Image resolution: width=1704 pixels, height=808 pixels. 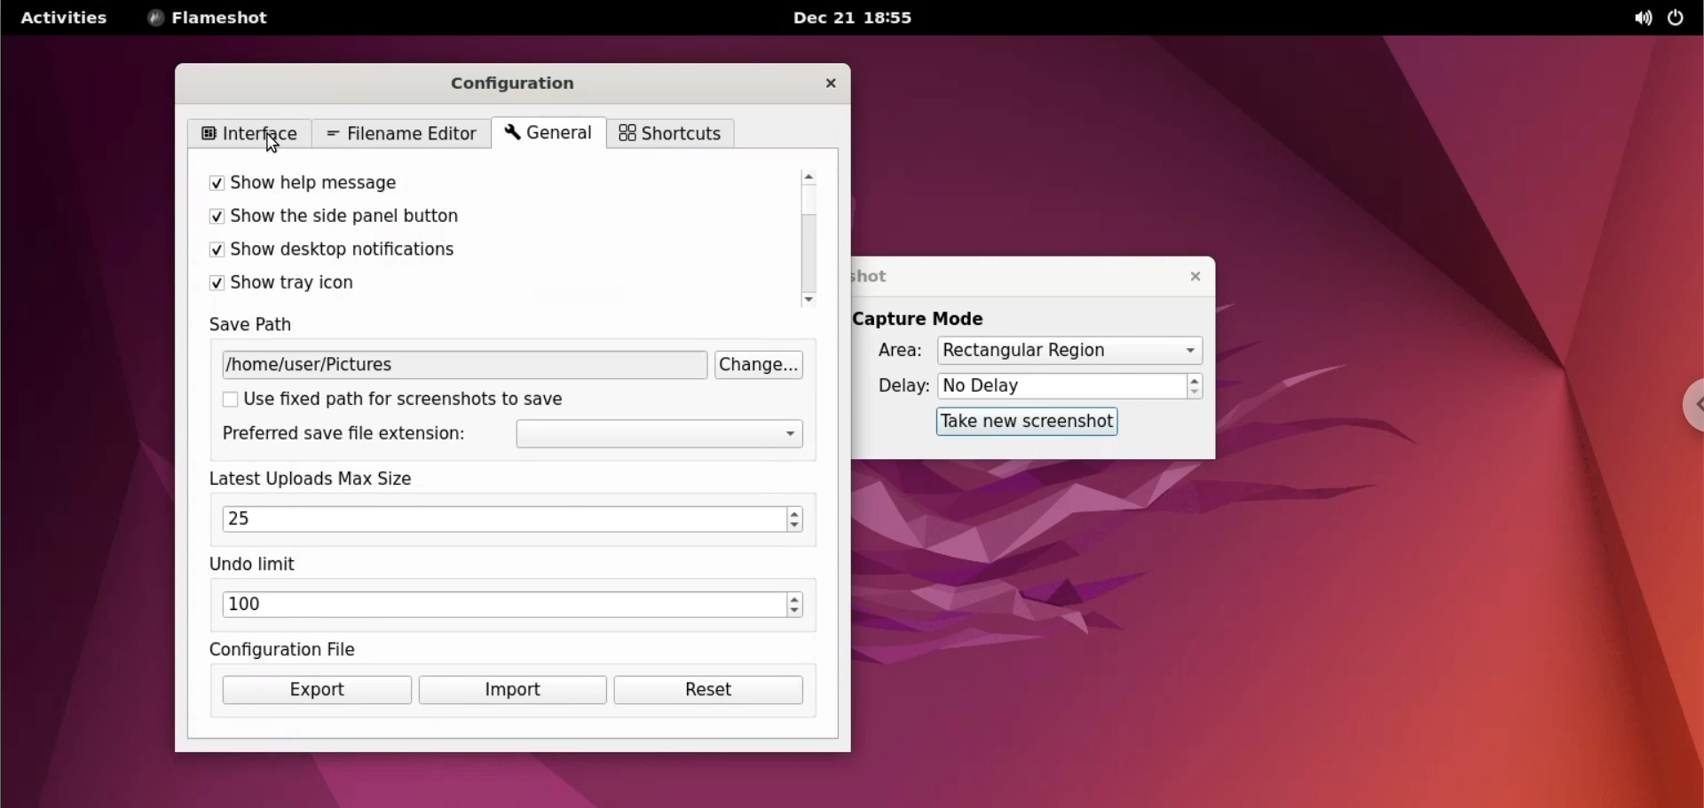 I want to click on take new screenshot, so click(x=1020, y=421).